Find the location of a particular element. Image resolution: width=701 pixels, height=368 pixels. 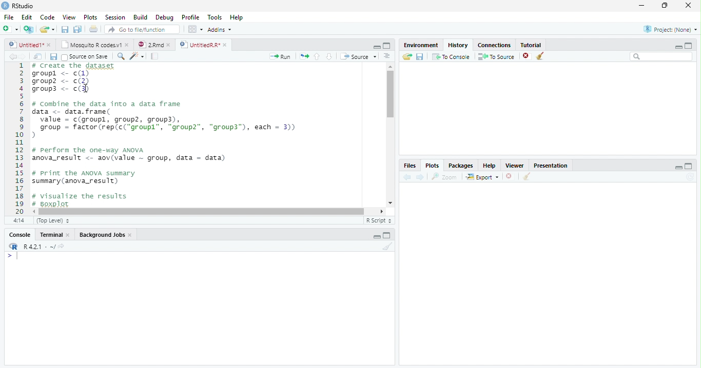

Environment is located at coordinates (421, 45).